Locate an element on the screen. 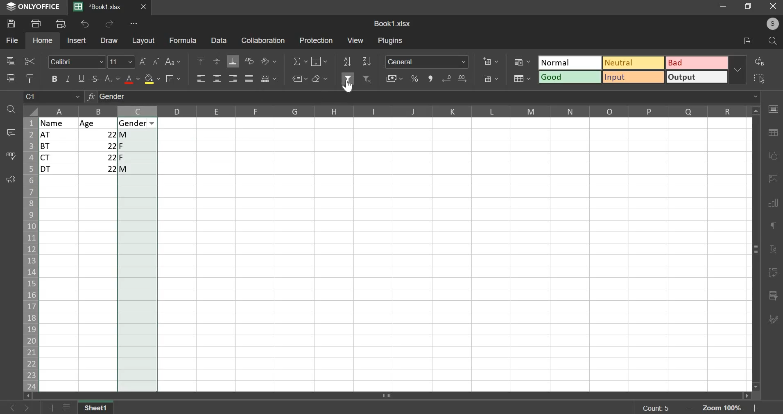  gender is located at coordinates (136, 123).